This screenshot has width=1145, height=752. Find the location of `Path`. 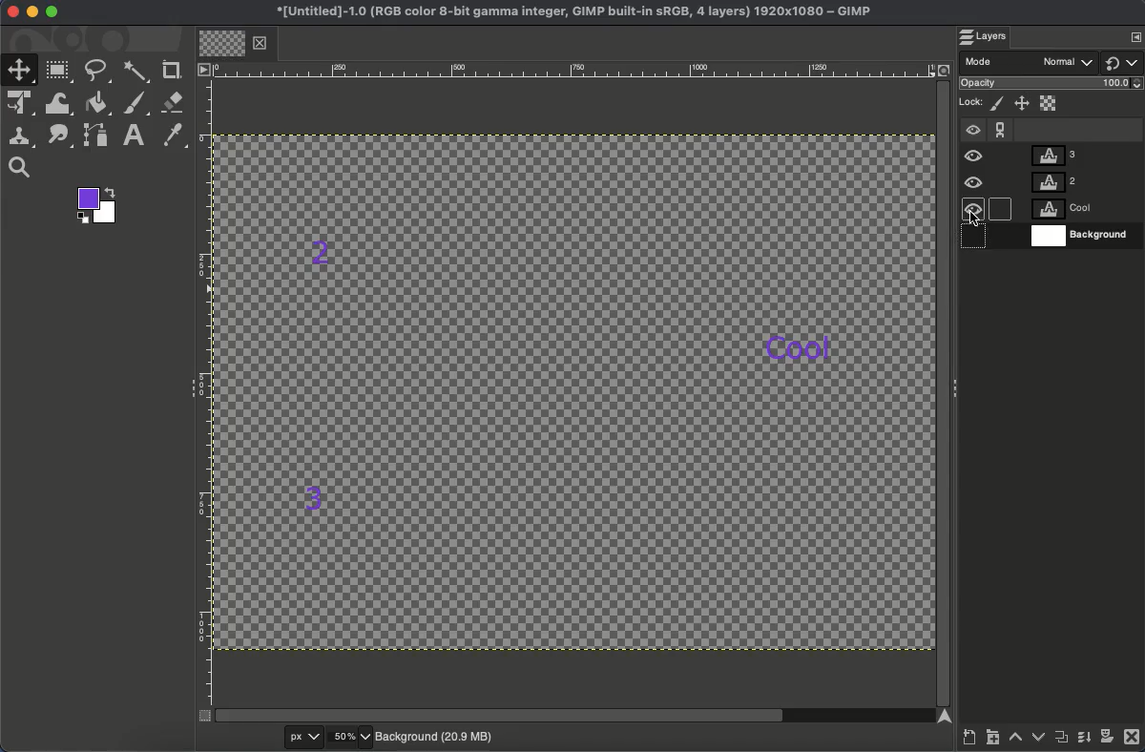

Path is located at coordinates (98, 138).